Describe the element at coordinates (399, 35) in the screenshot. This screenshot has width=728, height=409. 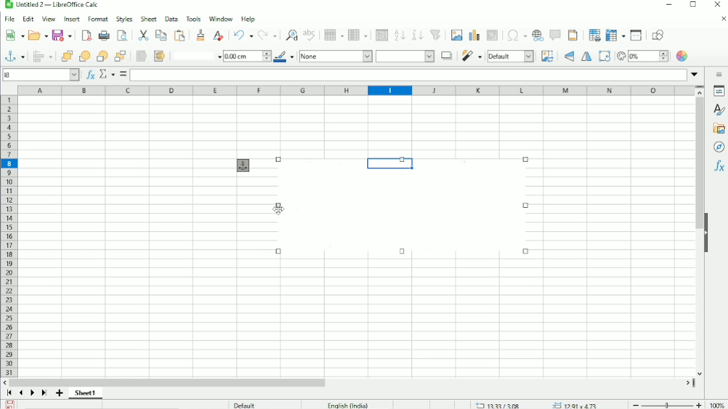
I see `Sort ascending` at that location.